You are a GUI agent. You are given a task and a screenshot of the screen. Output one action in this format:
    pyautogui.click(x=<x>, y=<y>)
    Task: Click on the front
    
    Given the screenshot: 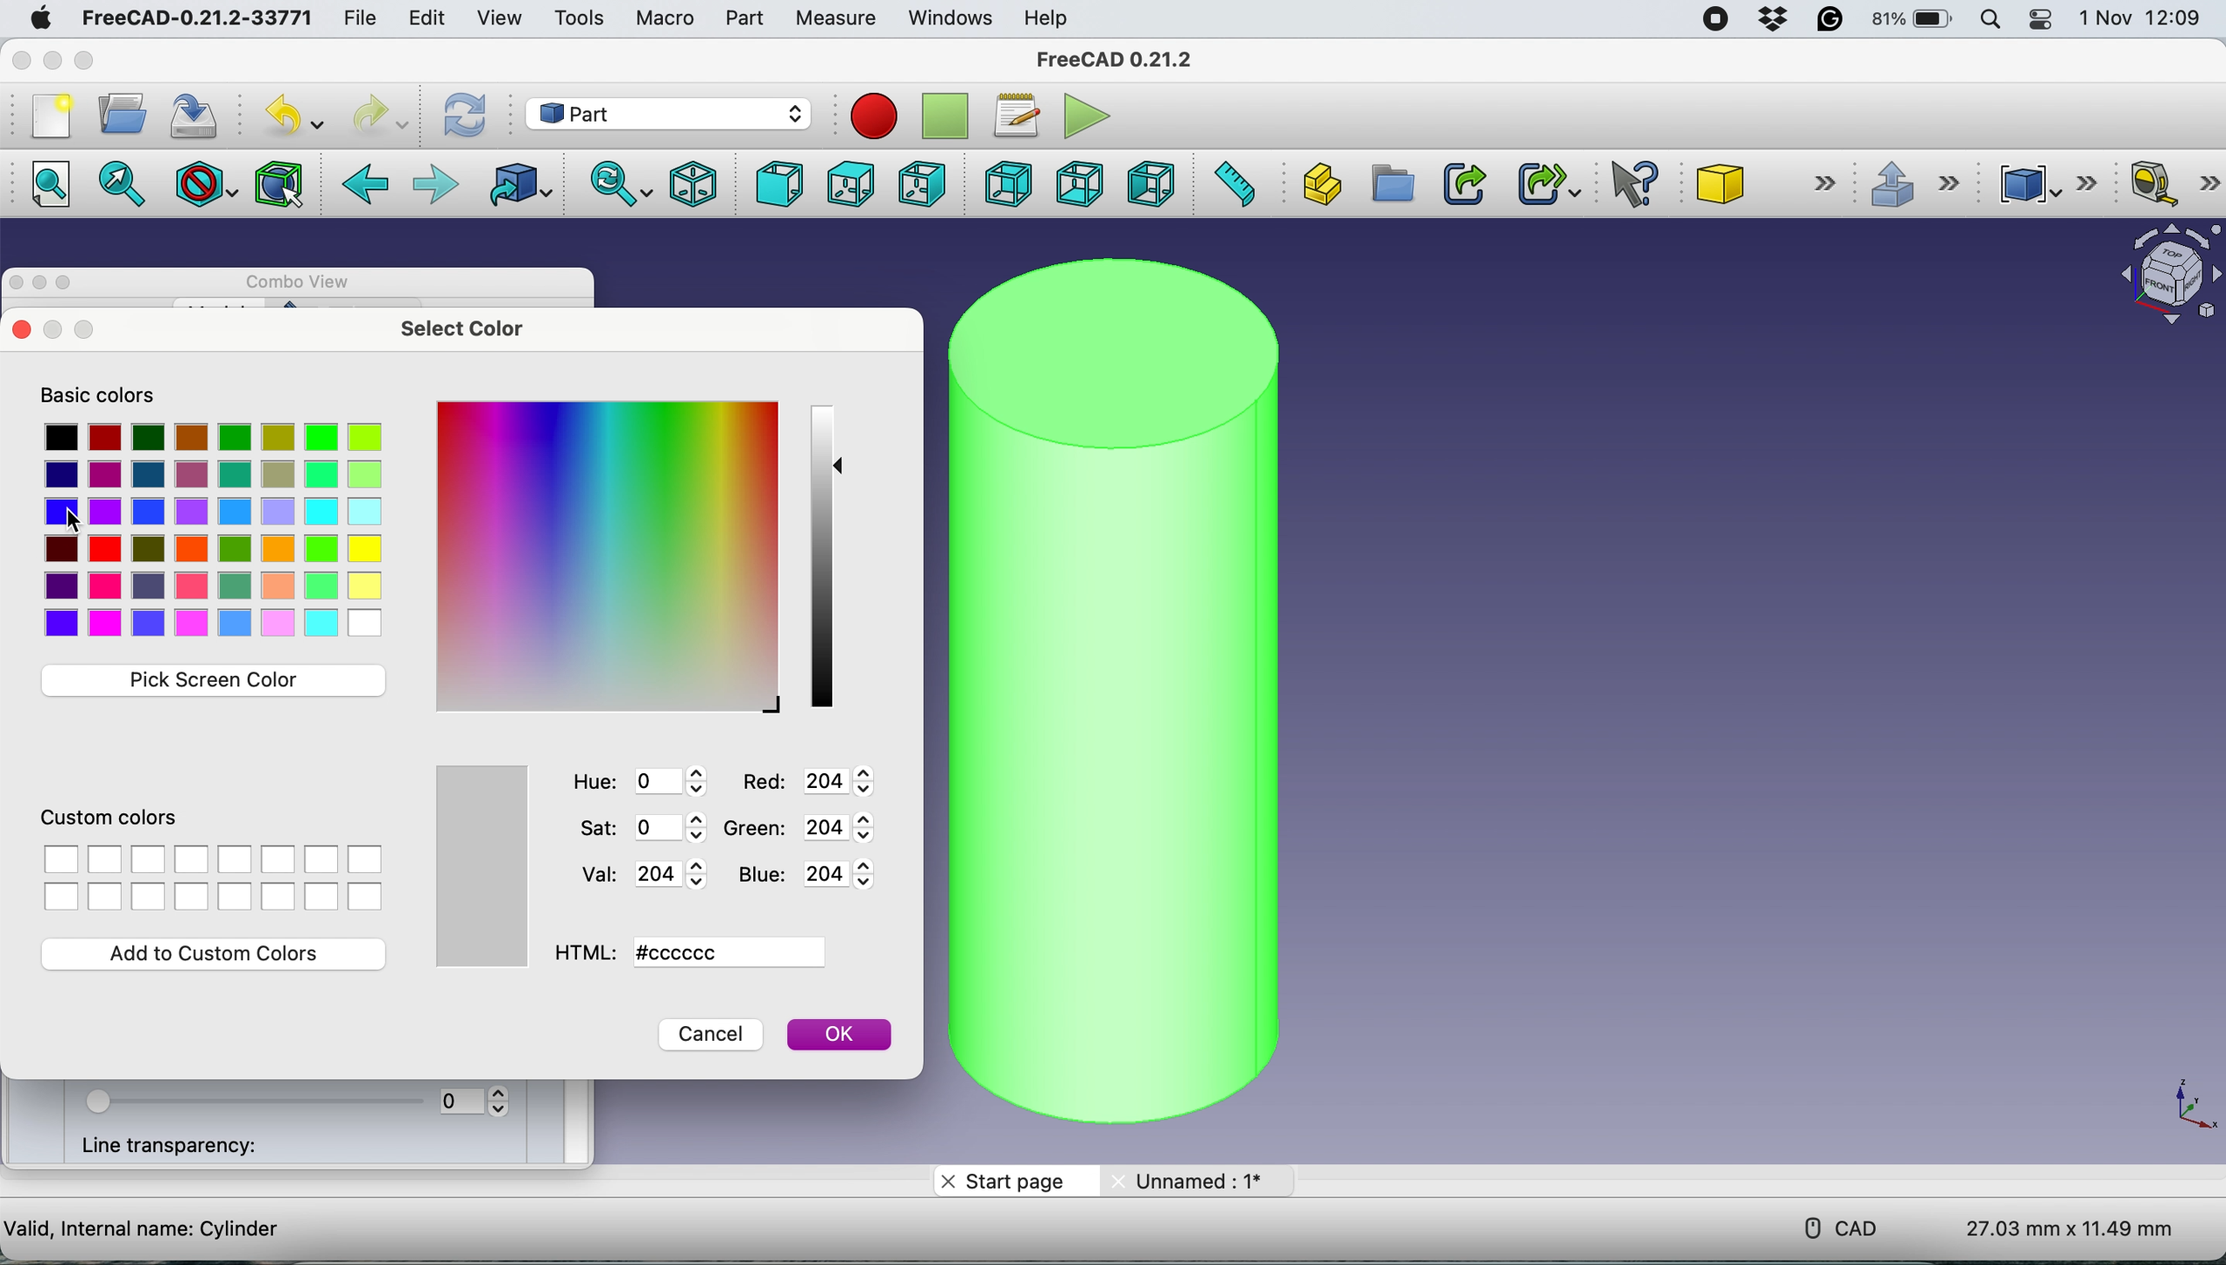 What is the action you would take?
    pyautogui.click(x=775, y=182)
    